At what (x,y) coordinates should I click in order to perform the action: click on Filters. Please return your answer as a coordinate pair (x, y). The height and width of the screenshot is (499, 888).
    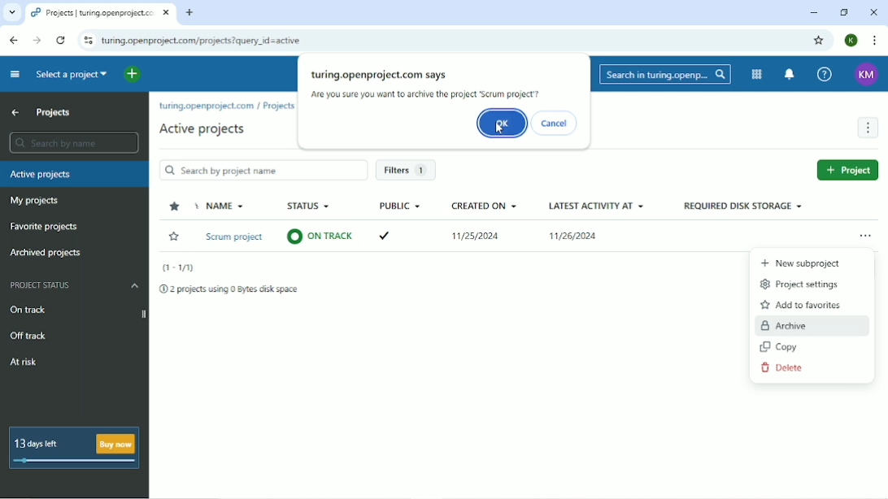
    Looking at the image, I should click on (405, 171).